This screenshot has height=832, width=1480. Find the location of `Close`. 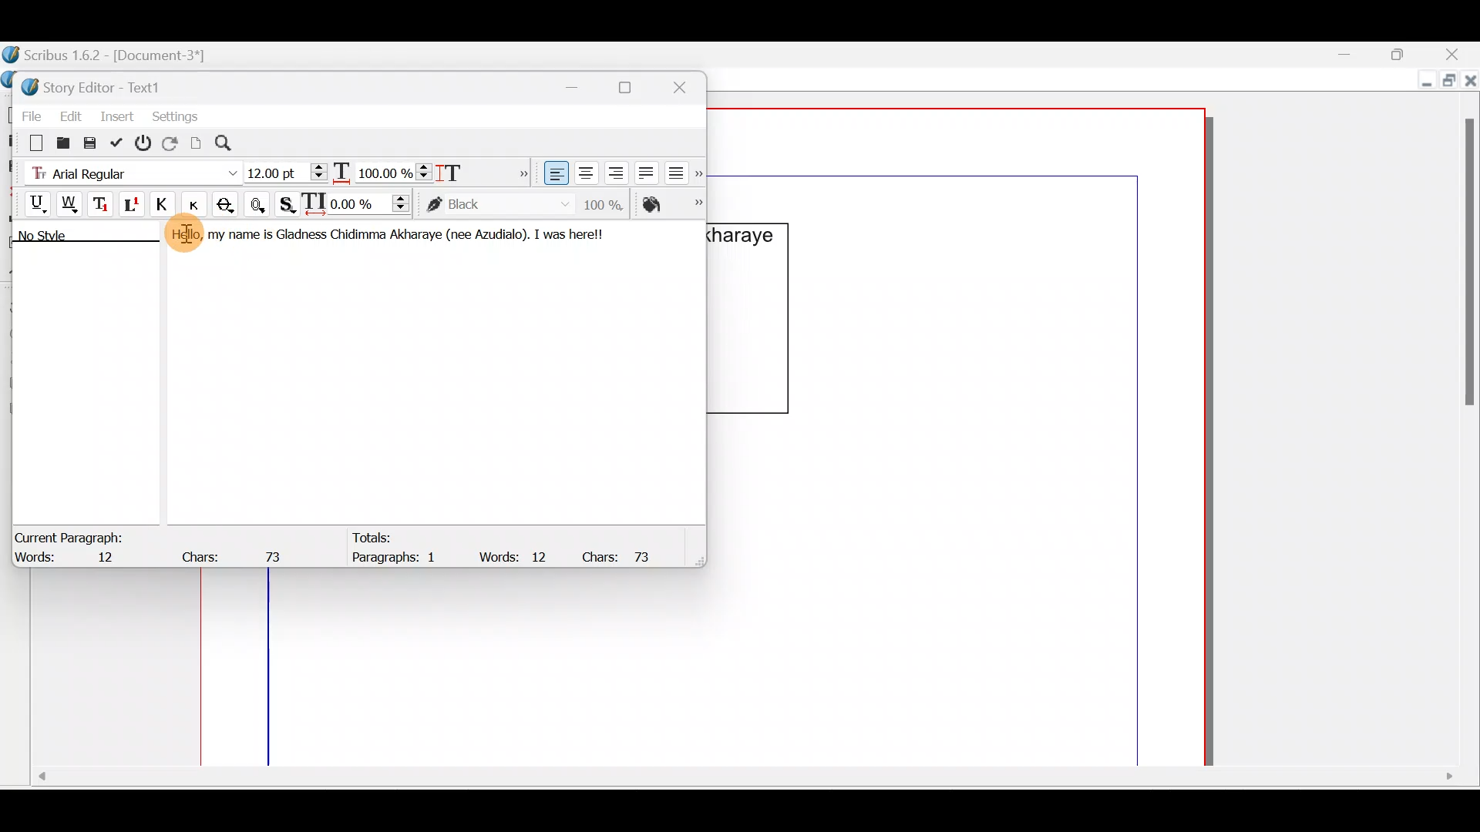

Close is located at coordinates (1457, 54).